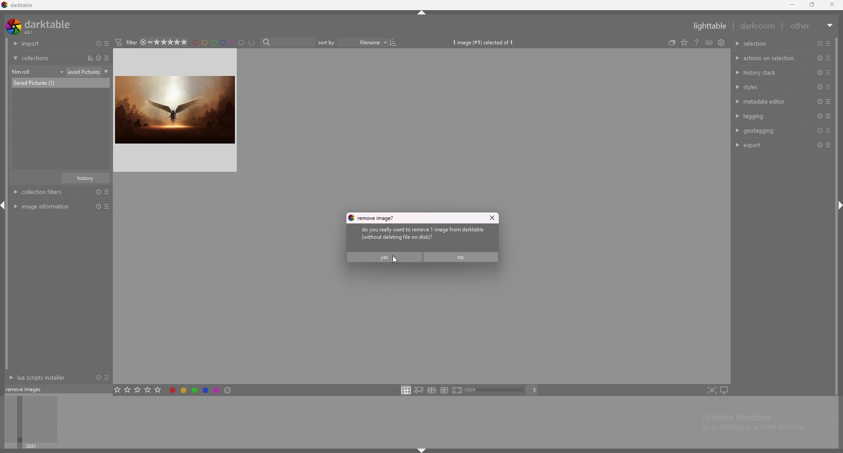  What do you see at coordinates (818, 116) in the screenshot?
I see `reset` at bounding box center [818, 116].